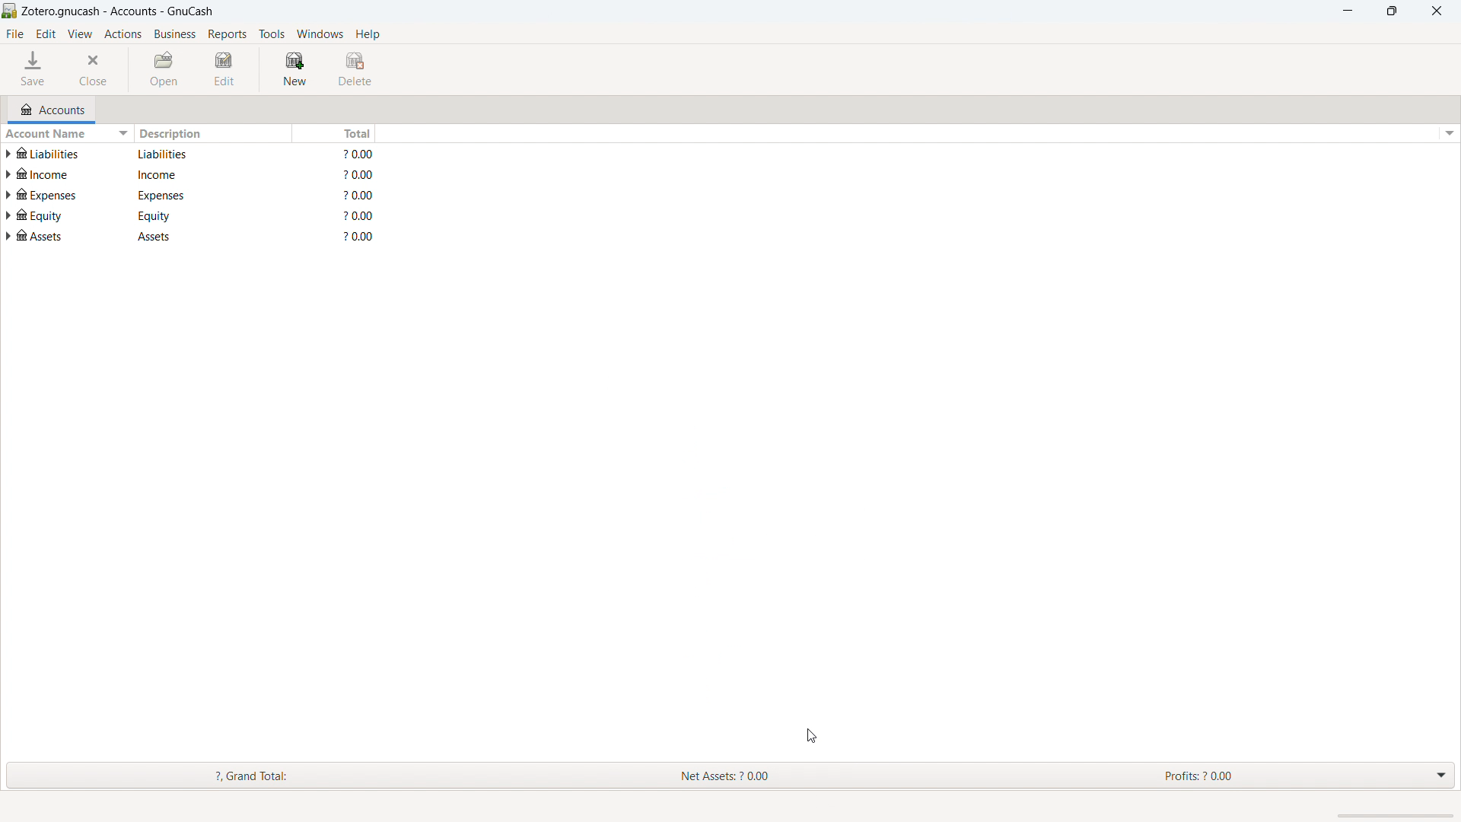  What do you see at coordinates (34, 68) in the screenshot?
I see `save` at bounding box center [34, 68].